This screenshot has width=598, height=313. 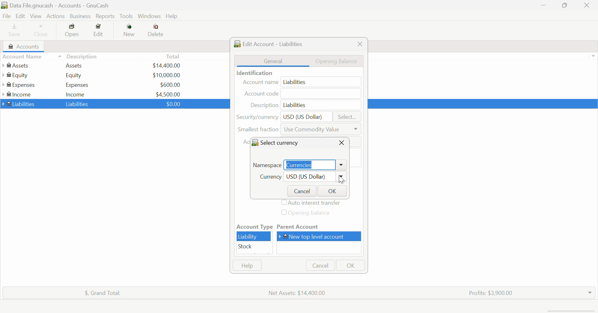 I want to click on New top level account, so click(x=321, y=236).